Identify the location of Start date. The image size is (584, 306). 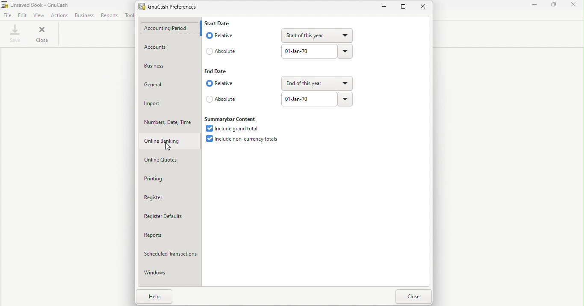
(221, 24).